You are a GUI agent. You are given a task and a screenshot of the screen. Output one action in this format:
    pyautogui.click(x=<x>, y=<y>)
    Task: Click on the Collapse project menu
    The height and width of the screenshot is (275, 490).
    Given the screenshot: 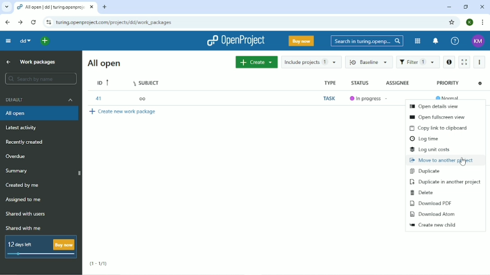 What is the action you would take?
    pyautogui.click(x=8, y=41)
    